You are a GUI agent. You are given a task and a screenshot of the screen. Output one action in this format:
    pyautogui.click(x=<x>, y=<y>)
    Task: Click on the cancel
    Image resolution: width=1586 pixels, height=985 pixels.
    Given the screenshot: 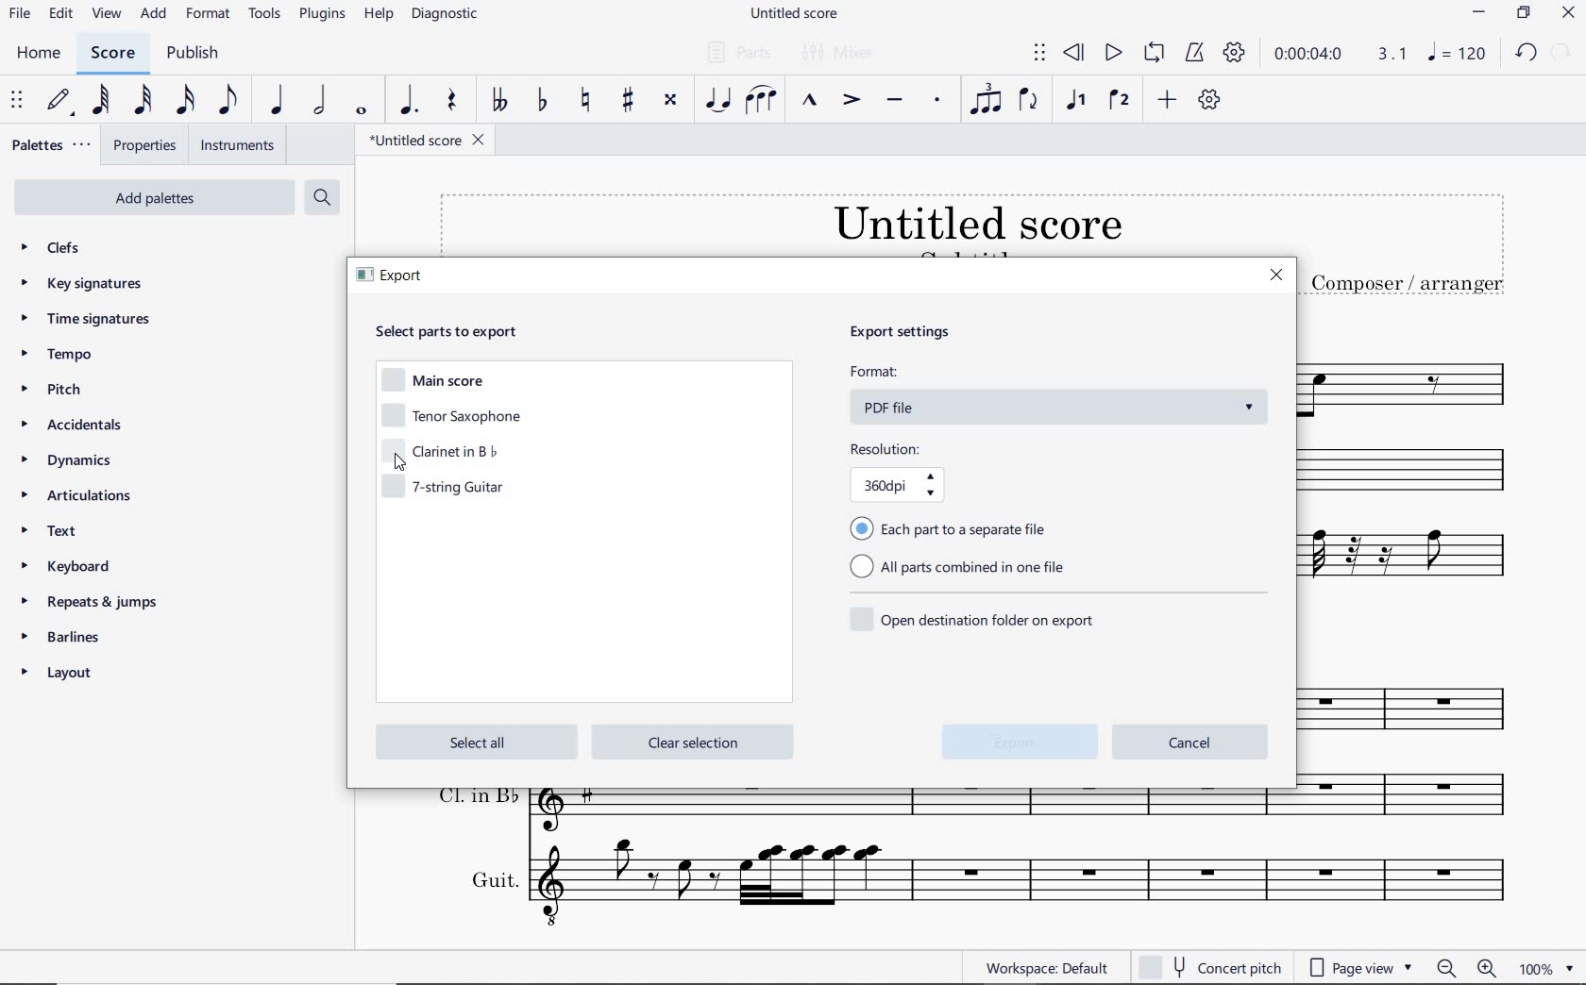 What is the action you would take?
    pyautogui.click(x=1190, y=740)
    